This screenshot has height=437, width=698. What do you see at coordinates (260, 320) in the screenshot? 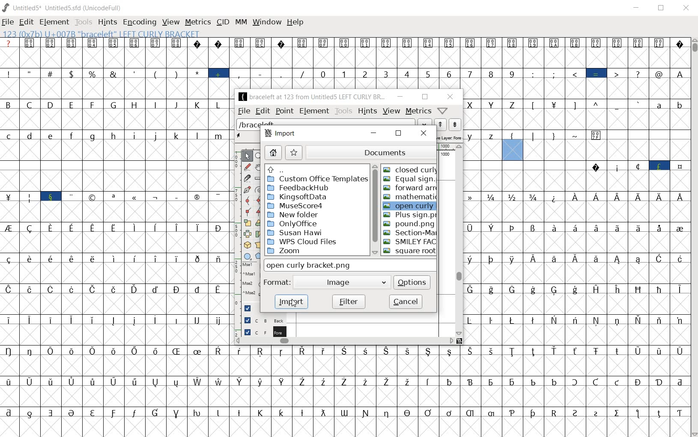
I see `background` at bounding box center [260, 320].